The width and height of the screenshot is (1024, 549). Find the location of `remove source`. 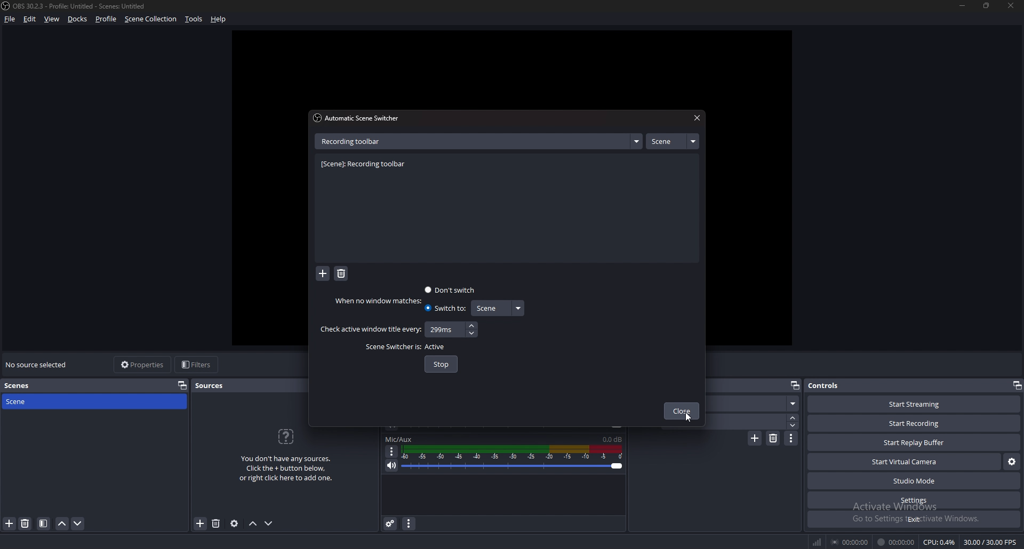

remove source is located at coordinates (216, 524).